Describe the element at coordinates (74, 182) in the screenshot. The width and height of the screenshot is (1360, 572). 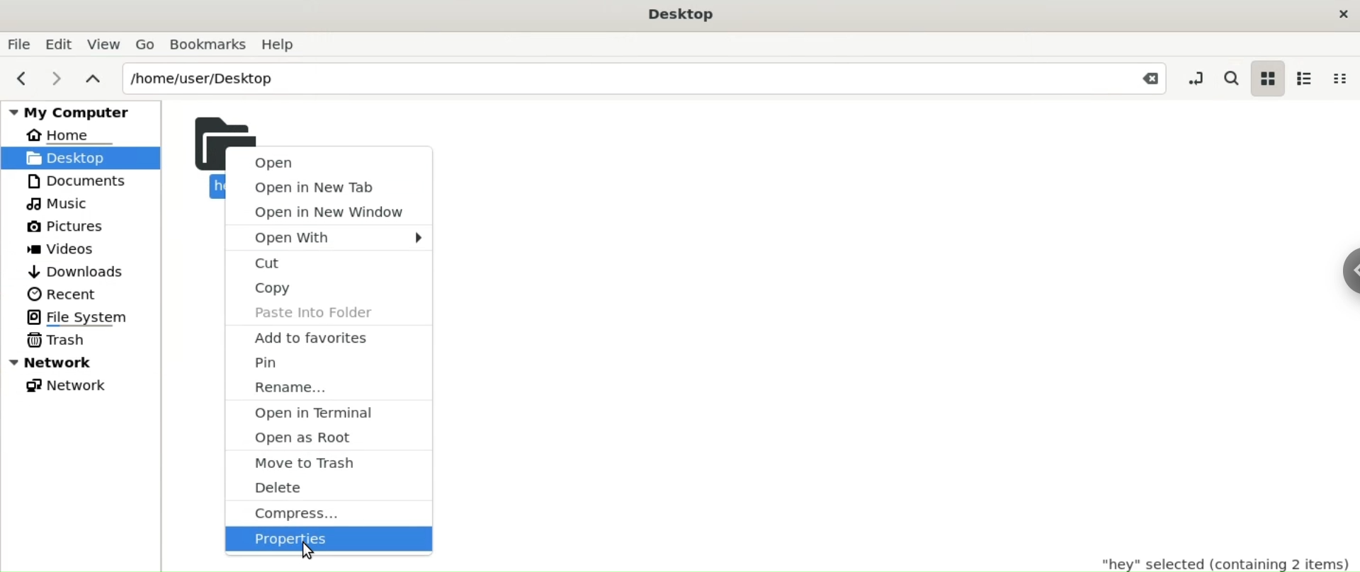
I see `Documents` at that location.